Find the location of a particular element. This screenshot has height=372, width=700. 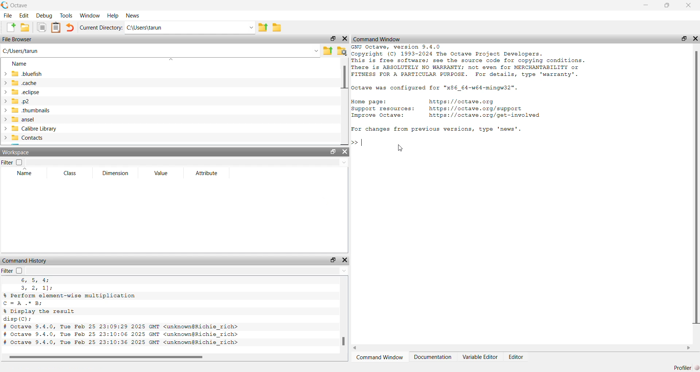

Scroll is located at coordinates (344, 315).